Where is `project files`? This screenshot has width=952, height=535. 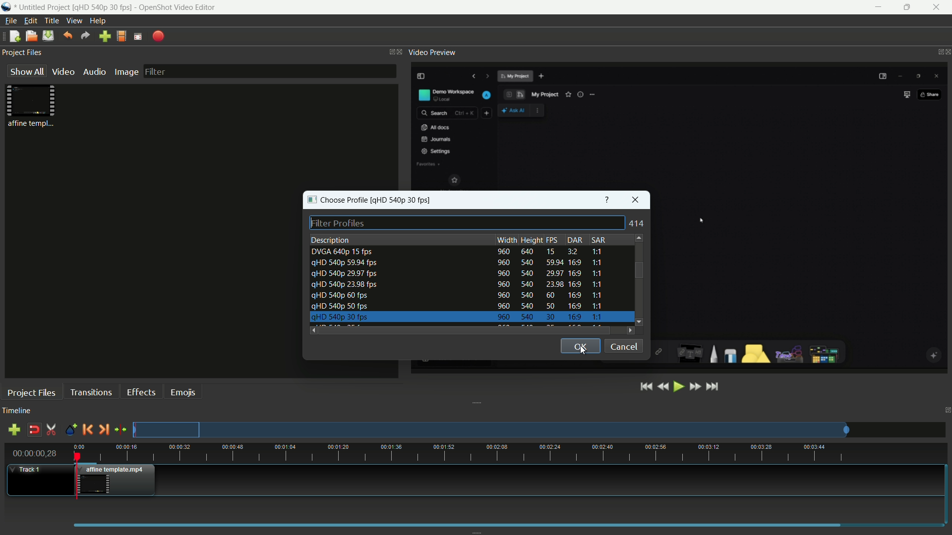
project files is located at coordinates (22, 52).